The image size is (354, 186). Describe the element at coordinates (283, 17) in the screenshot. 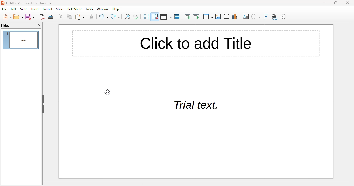

I see `show draw functions` at that location.